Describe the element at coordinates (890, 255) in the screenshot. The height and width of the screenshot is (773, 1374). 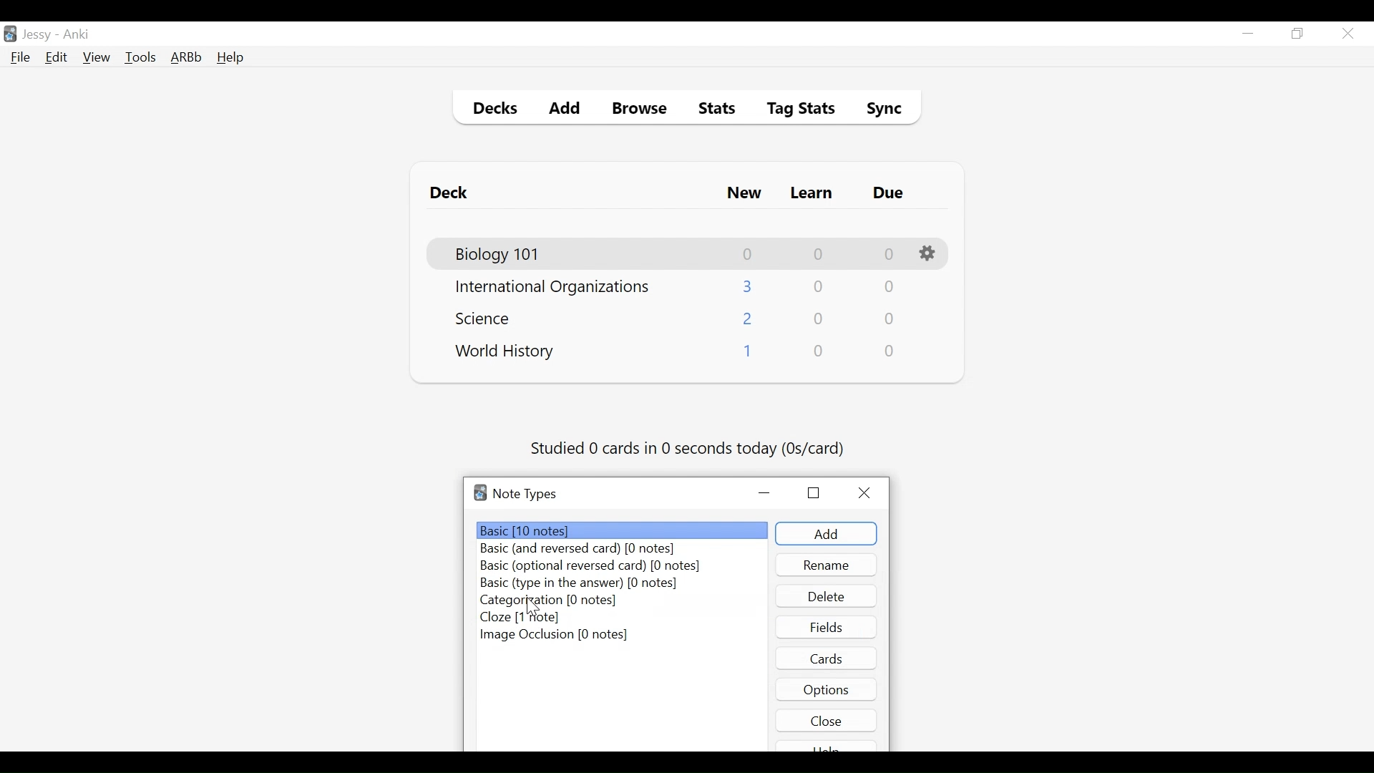
I see `Due Card Count` at that location.